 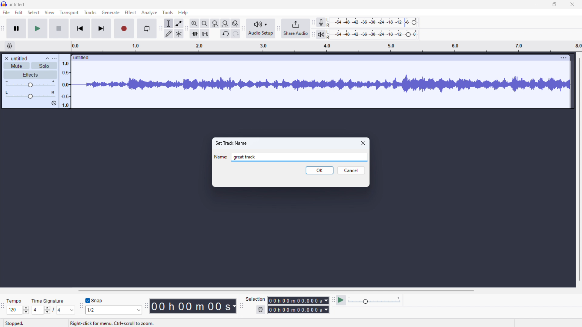 I want to click on Time signature, so click(x=48, y=300).